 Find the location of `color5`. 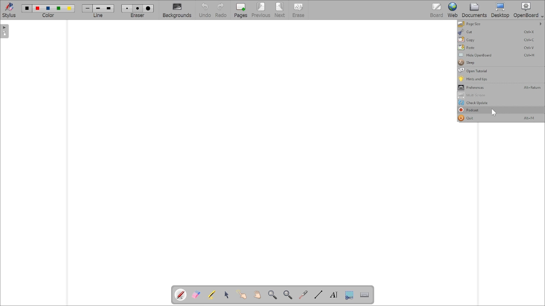

color5 is located at coordinates (69, 8).